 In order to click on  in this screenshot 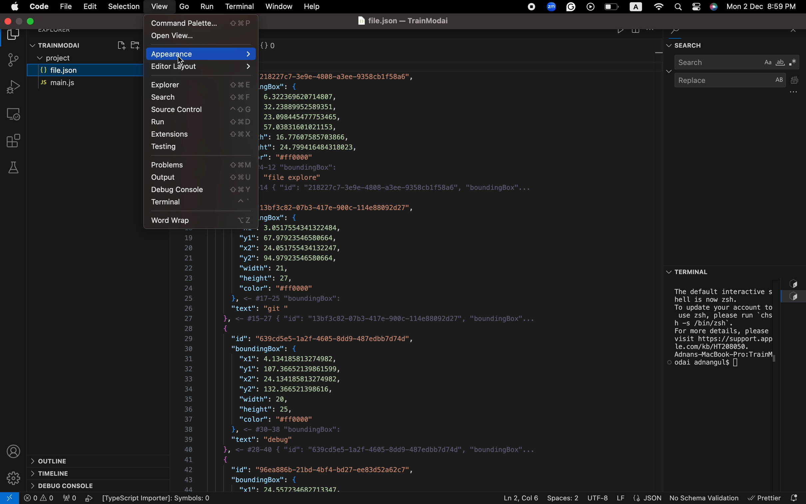, I will do `click(89, 7)`.